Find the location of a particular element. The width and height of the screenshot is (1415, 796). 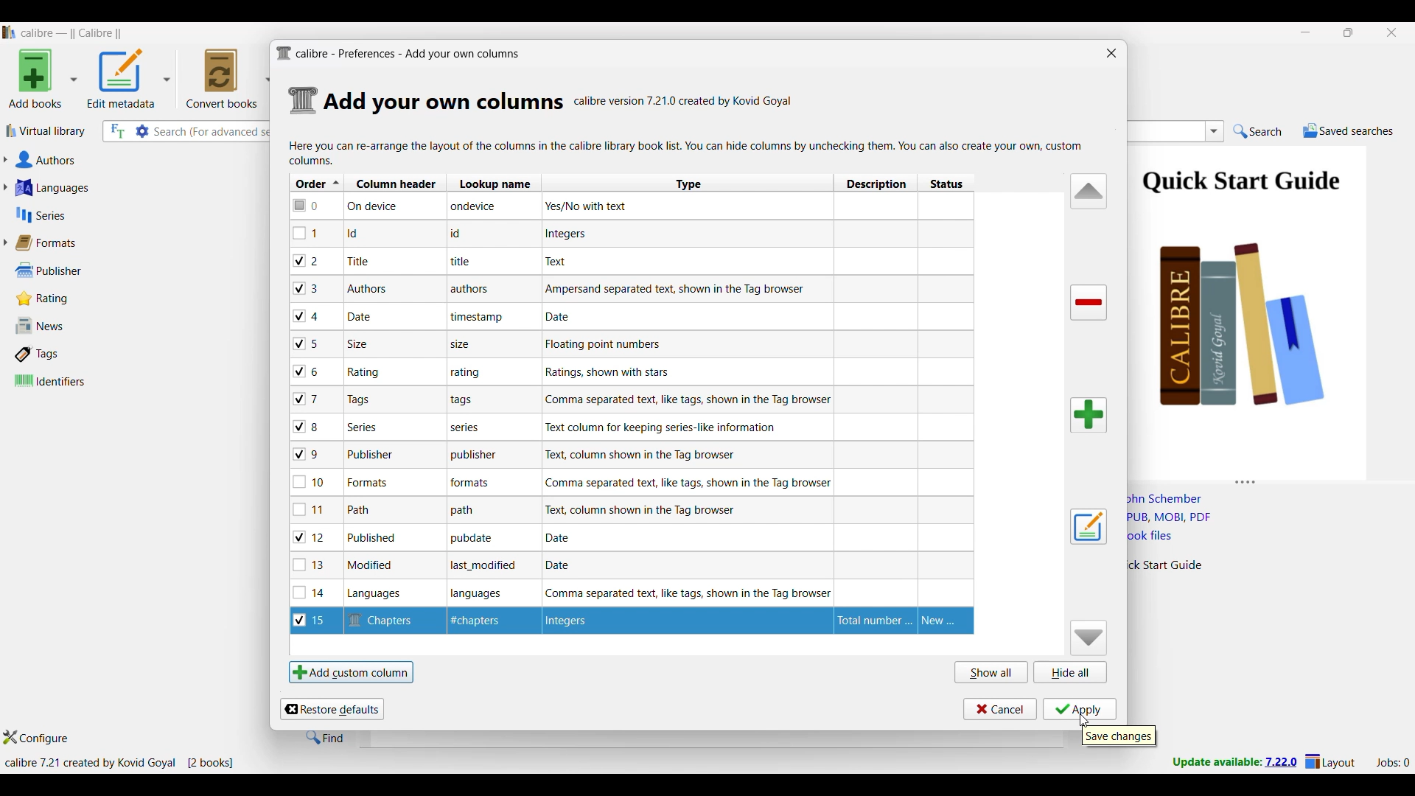

Cursor clicking on saving inputs made is located at coordinates (1083, 721).